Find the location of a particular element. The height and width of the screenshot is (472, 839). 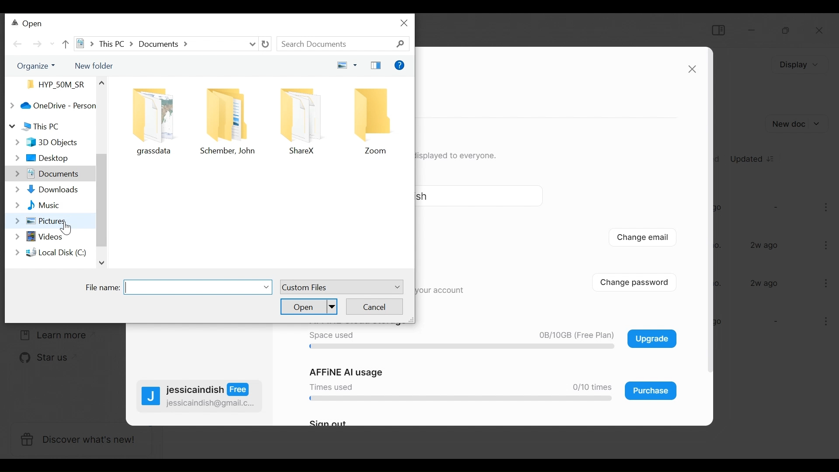

cursor is located at coordinates (65, 229).